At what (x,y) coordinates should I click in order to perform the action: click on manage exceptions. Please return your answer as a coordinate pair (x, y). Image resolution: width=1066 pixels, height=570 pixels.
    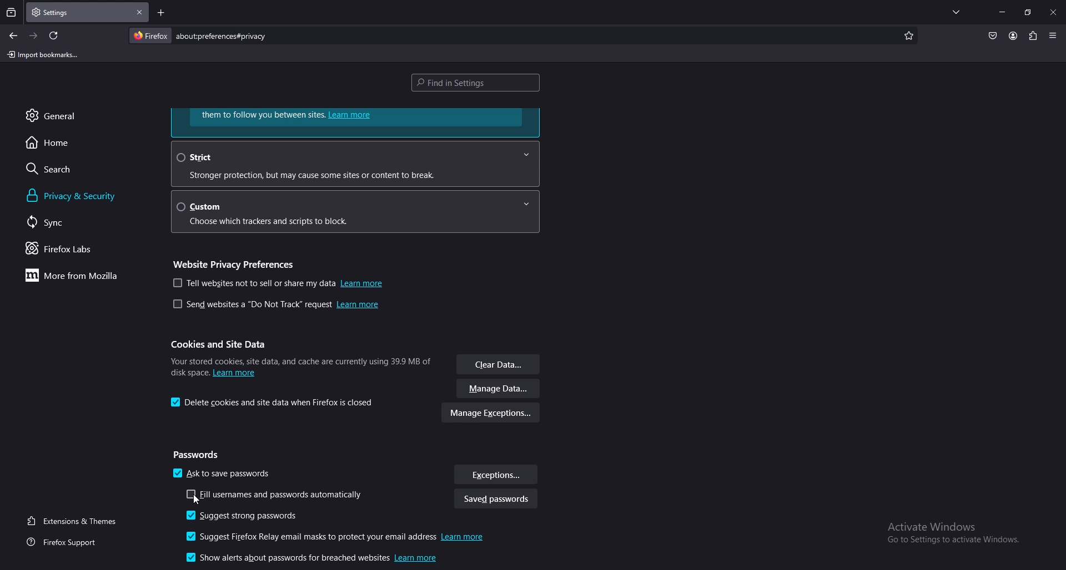
    Looking at the image, I should click on (491, 414).